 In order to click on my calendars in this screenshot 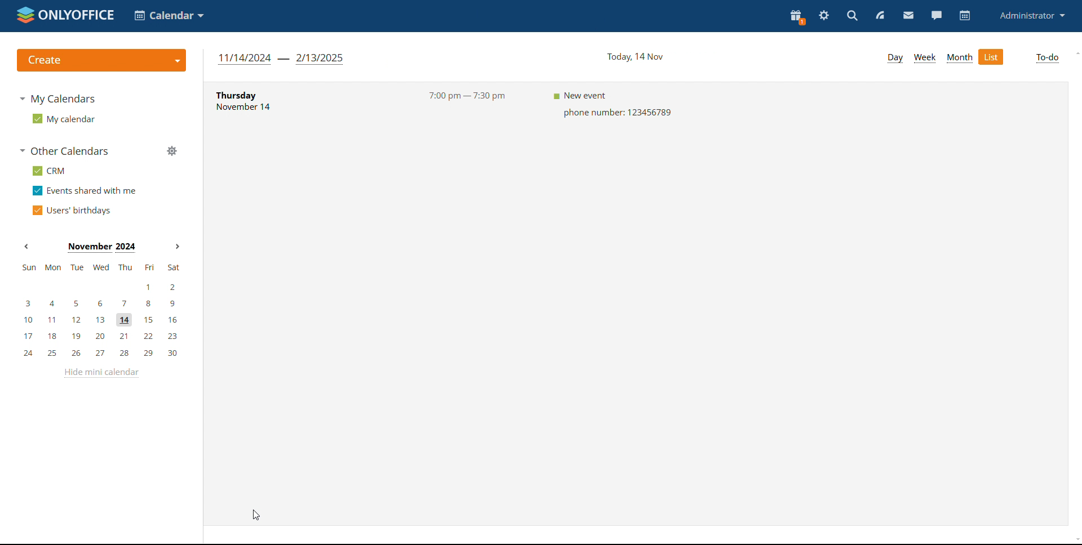, I will do `click(56, 98)`.